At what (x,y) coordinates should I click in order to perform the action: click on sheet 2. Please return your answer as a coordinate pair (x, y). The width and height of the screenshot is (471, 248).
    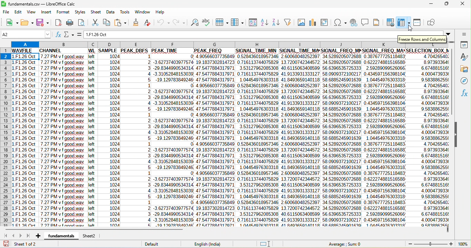
    Looking at the image, I should click on (92, 236).